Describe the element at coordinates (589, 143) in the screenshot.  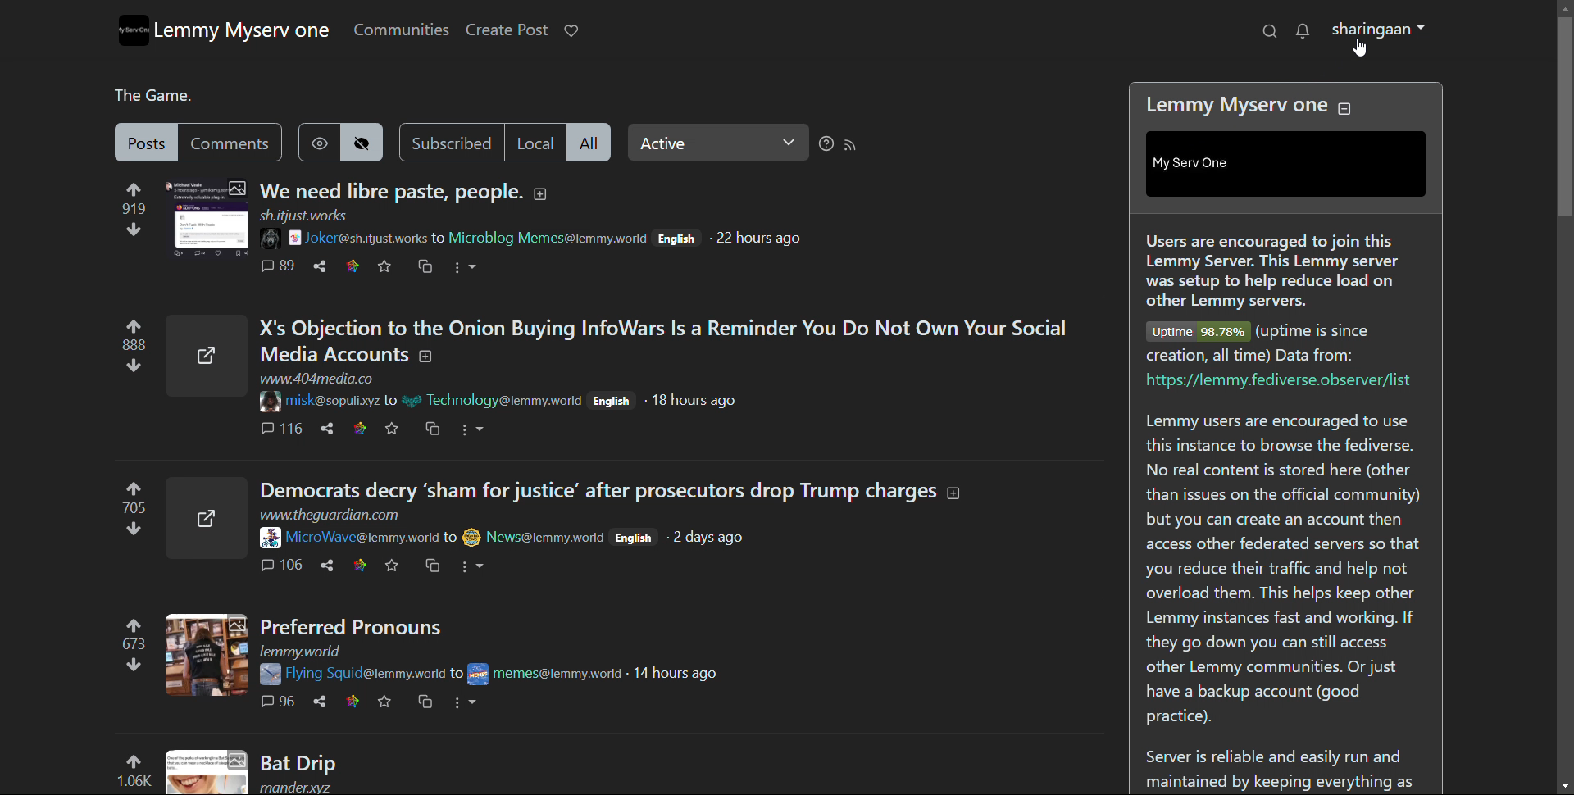
I see `all` at that location.